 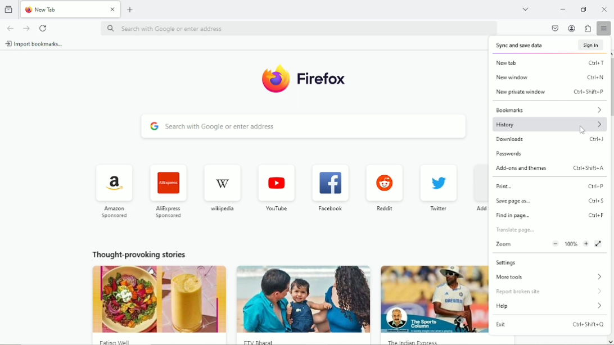 What do you see at coordinates (435, 184) in the screenshot?
I see `icon` at bounding box center [435, 184].